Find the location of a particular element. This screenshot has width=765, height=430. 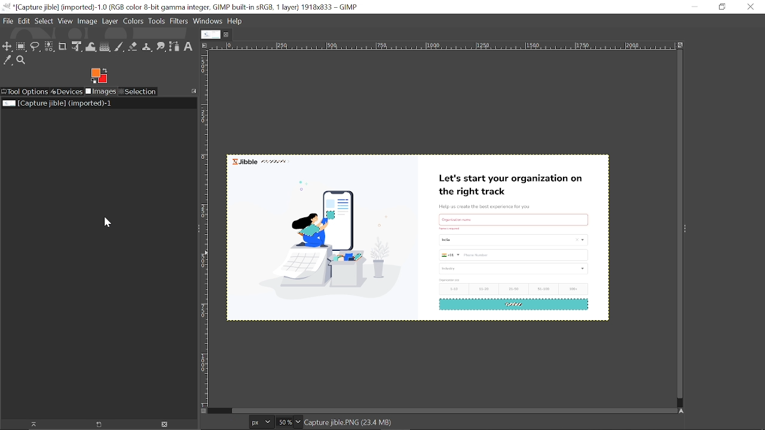

Vertical label is located at coordinates (207, 229).